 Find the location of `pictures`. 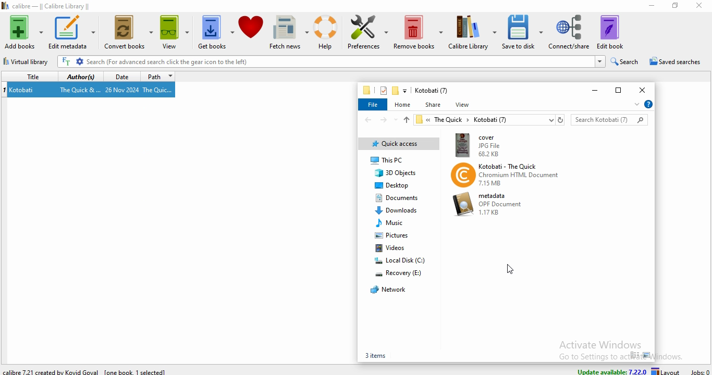

pictures is located at coordinates (392, 237).